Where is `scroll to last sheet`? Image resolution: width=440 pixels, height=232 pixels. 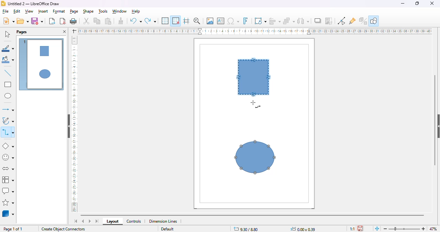
scroll to last sheet is located at coordinates (97, 221).